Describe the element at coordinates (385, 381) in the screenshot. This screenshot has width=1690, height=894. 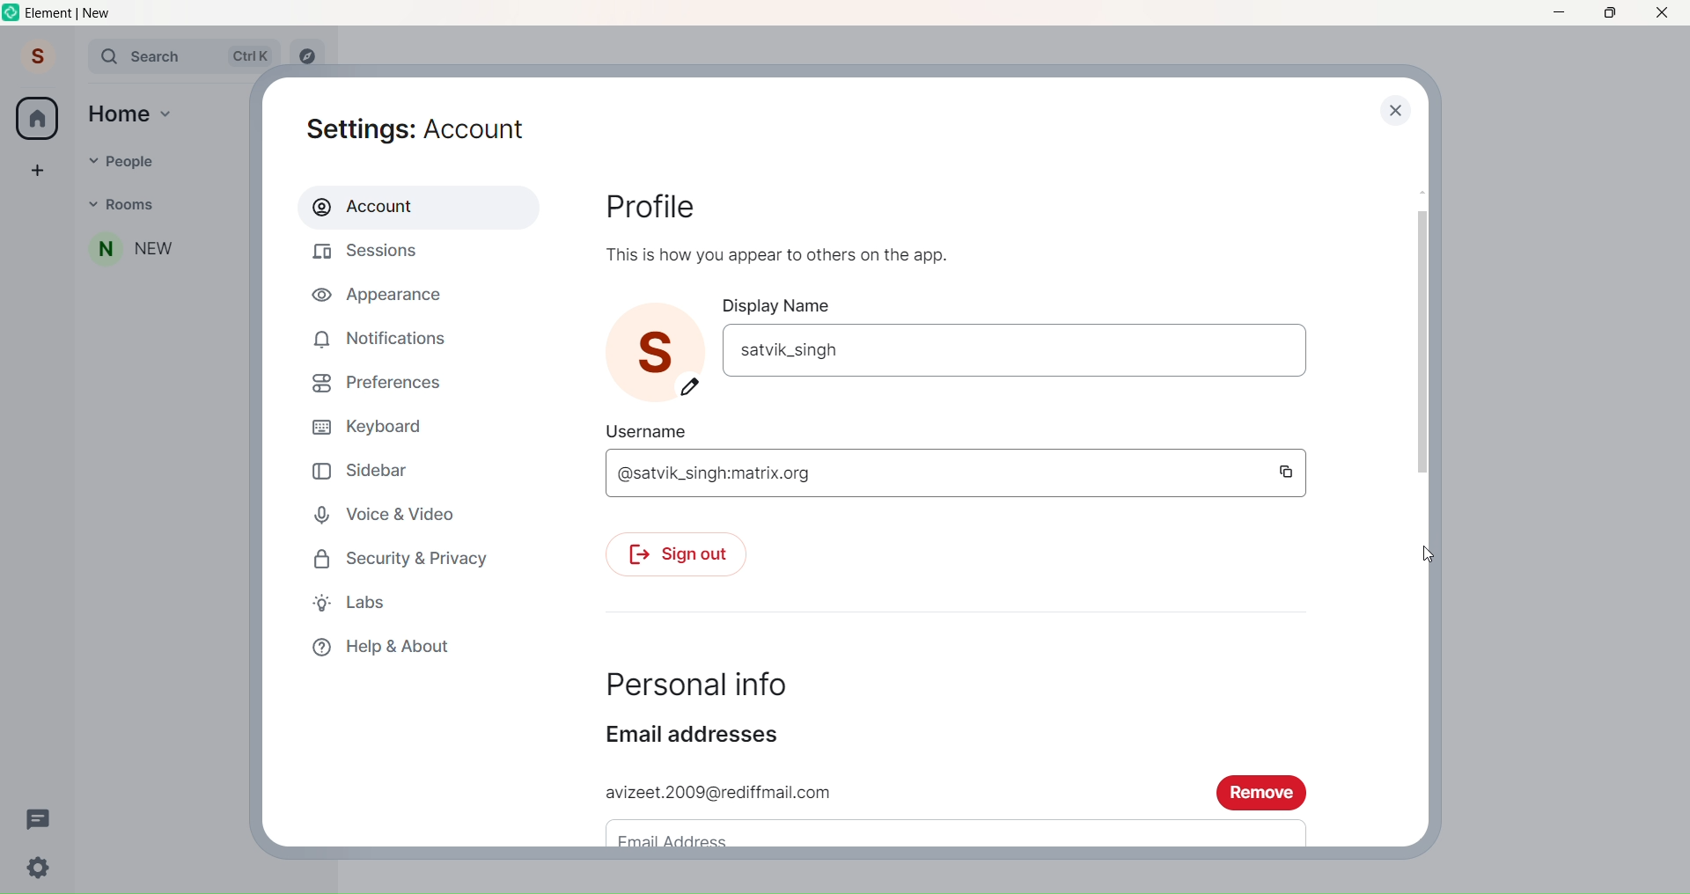
I see `Preferences` at that location.